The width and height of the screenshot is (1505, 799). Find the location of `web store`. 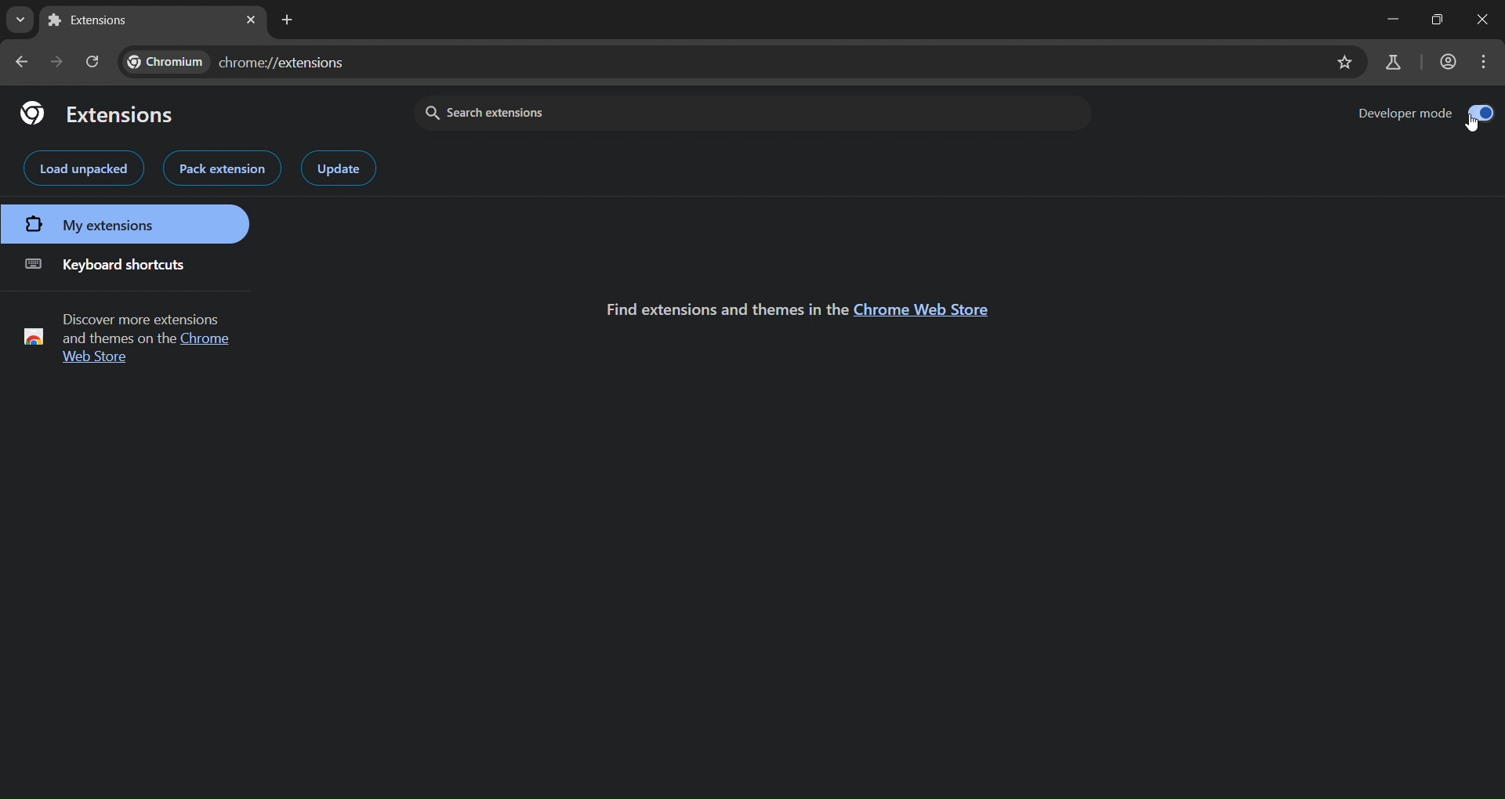

web store is located at coordinates (97, 360).